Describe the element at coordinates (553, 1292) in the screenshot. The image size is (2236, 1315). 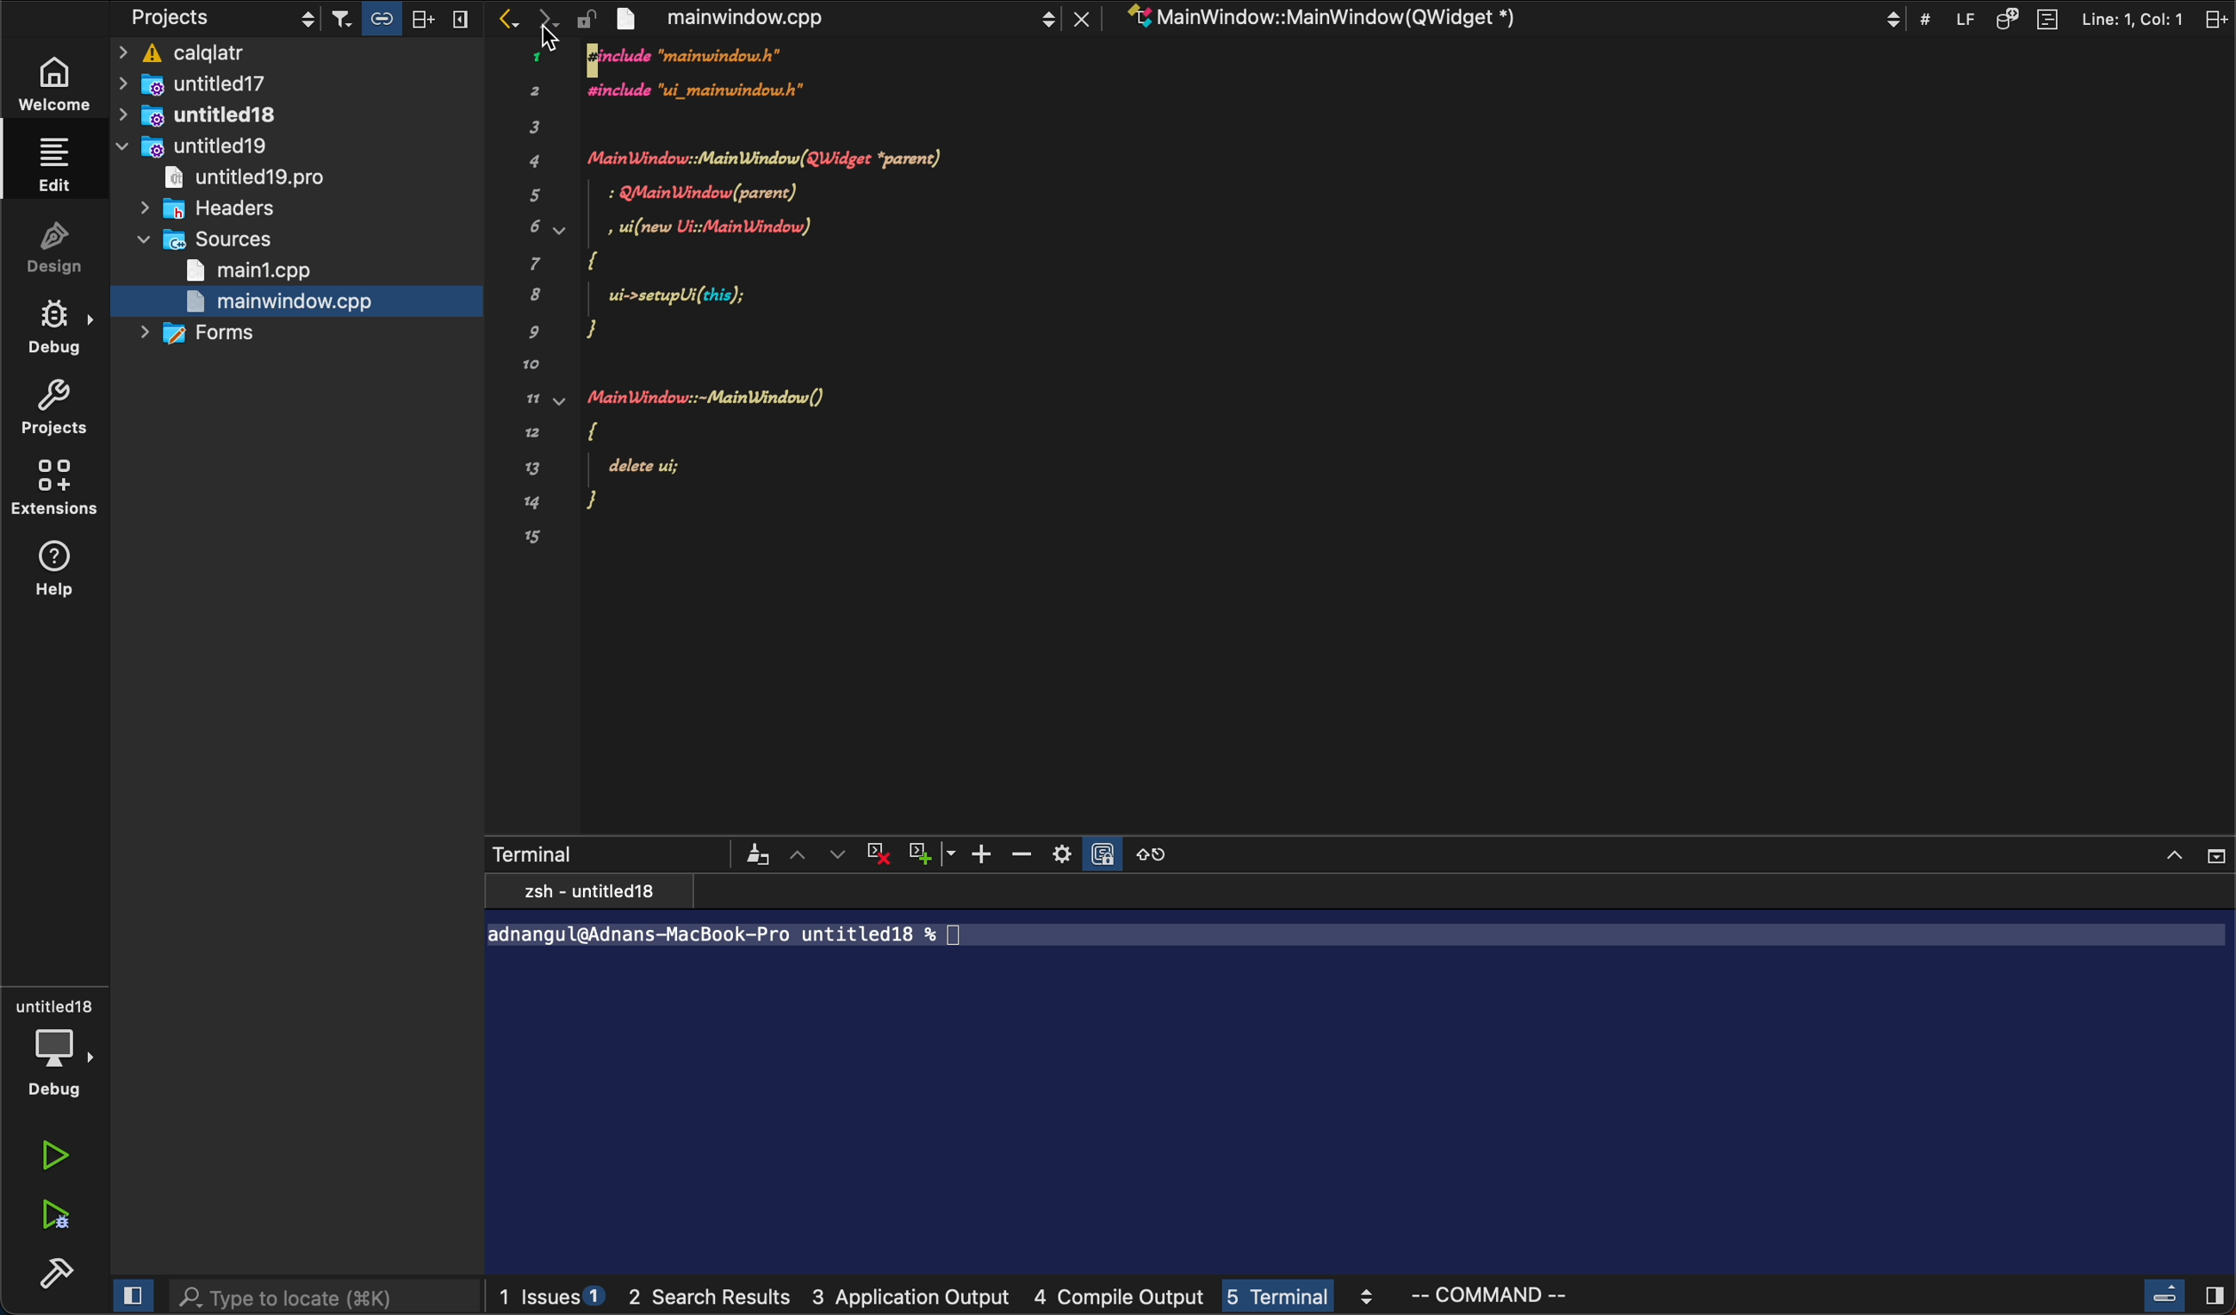
I see `issues` at that location.